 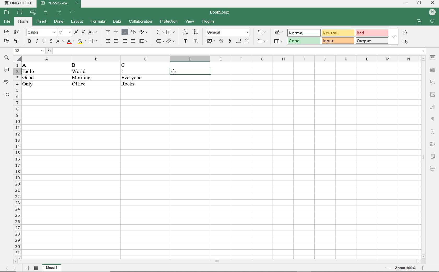 I want to click on document name, so click(x=59, y=4).